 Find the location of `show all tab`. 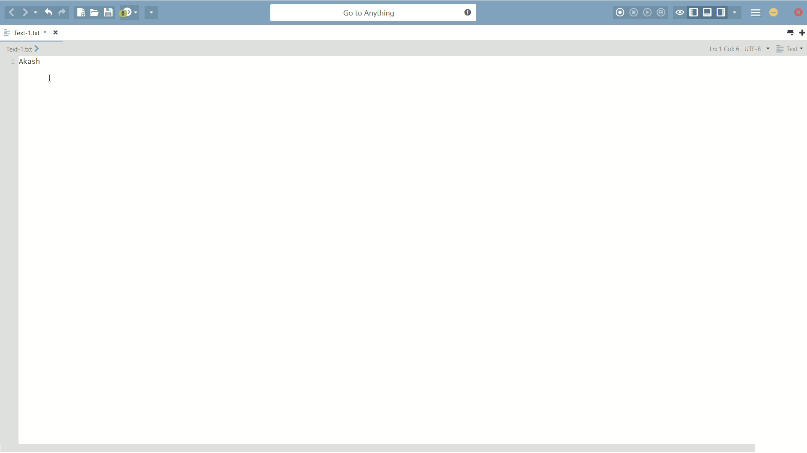

show all tab is located at coordinates (791, 33).